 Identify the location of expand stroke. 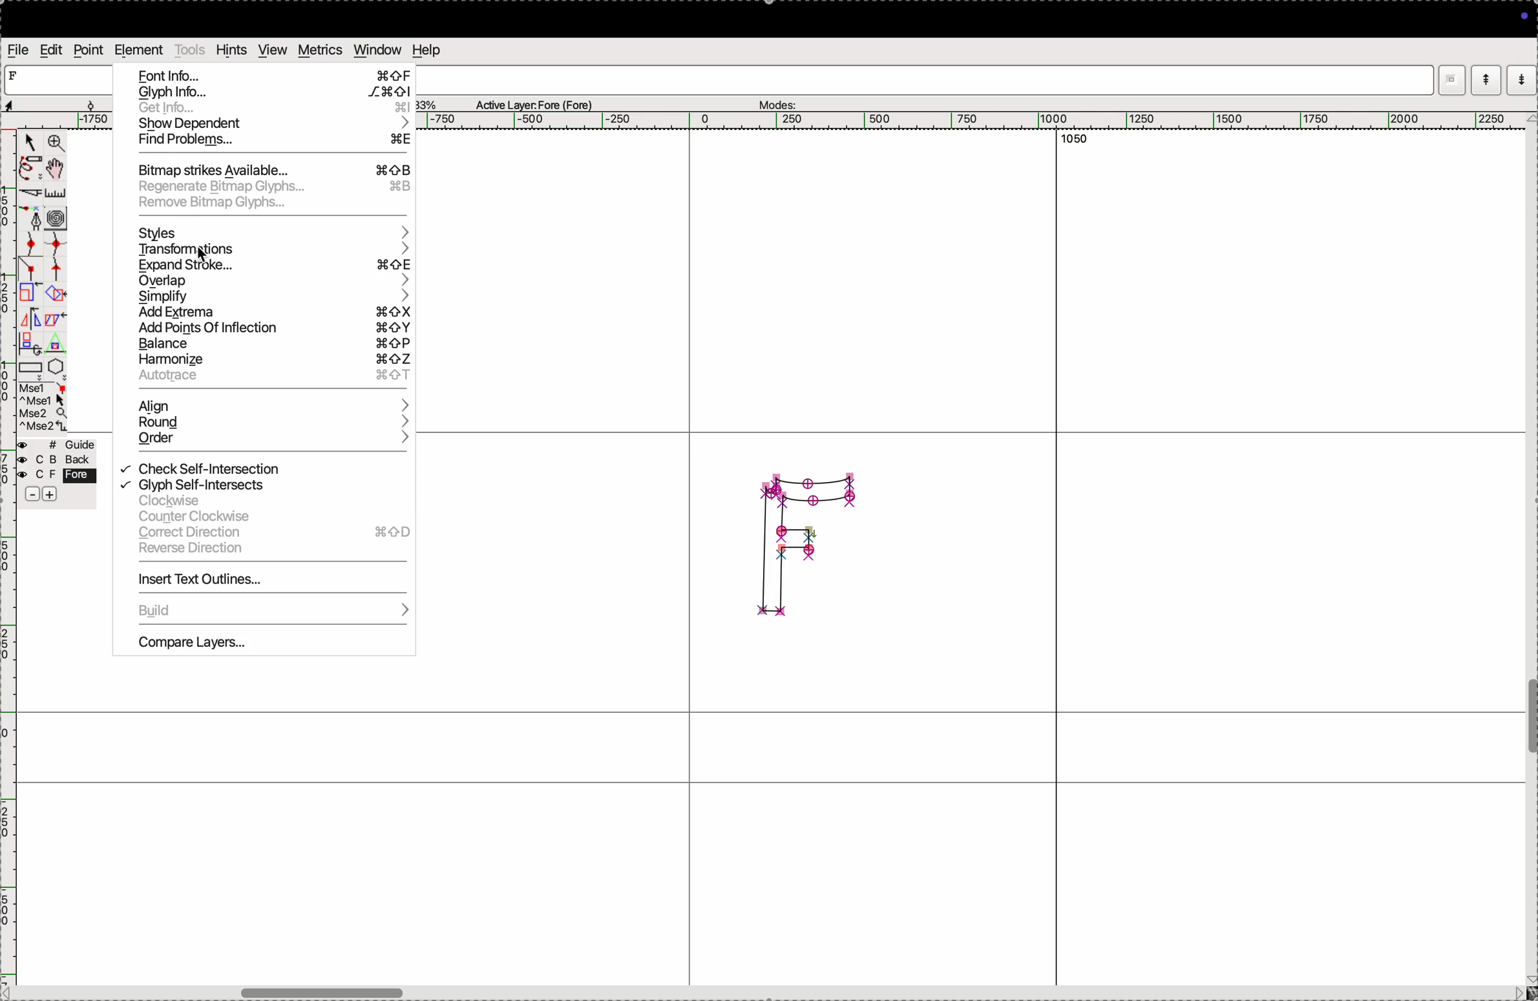
(277, 265).